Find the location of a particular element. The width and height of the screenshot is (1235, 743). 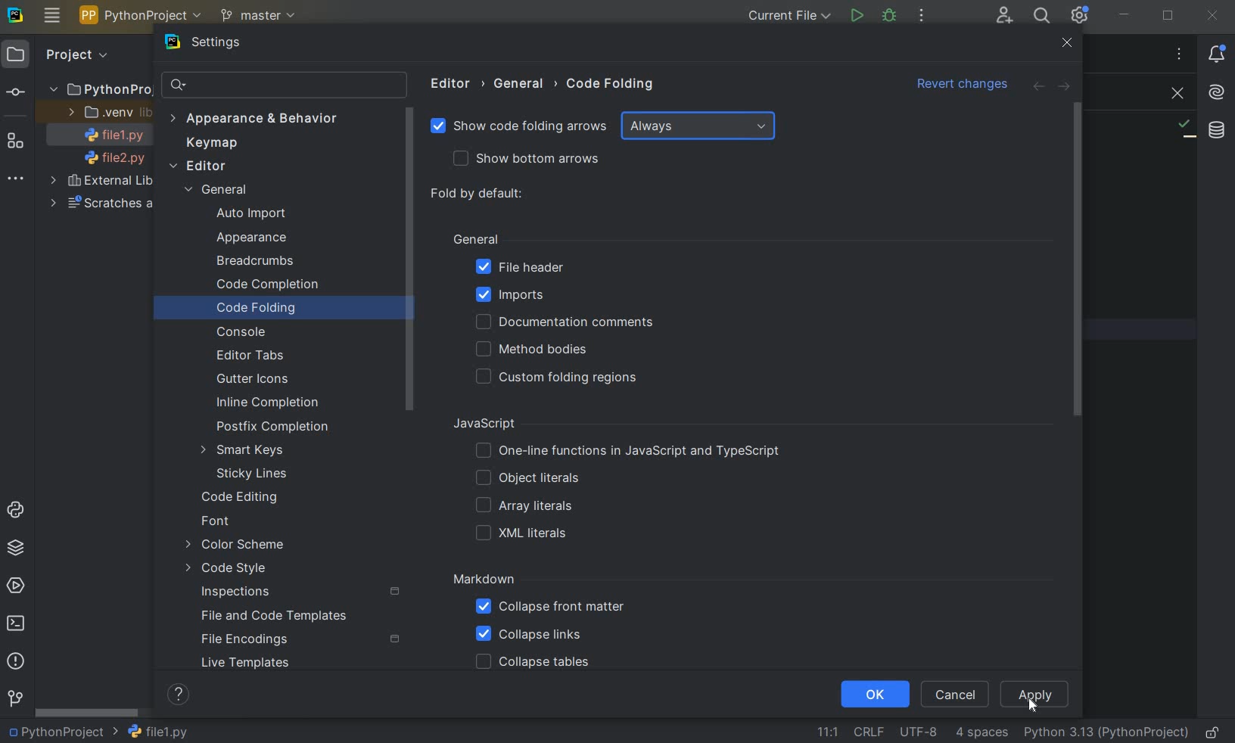

DATABASE is located at coordinates (1217, 129).